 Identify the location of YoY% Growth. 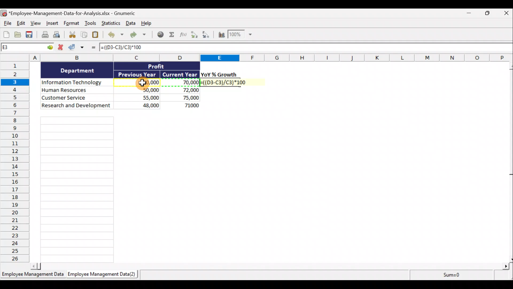
(219, 74).